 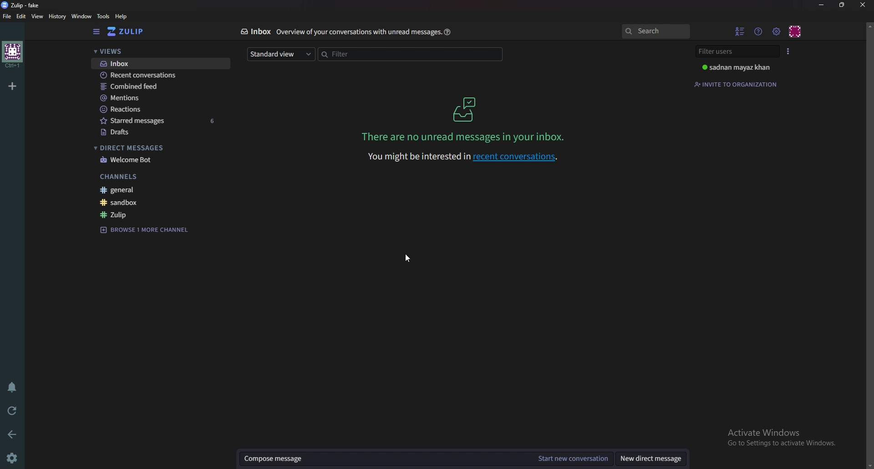 I want to click on There are no unread messages in your inbox., so click(x=463, y=136).